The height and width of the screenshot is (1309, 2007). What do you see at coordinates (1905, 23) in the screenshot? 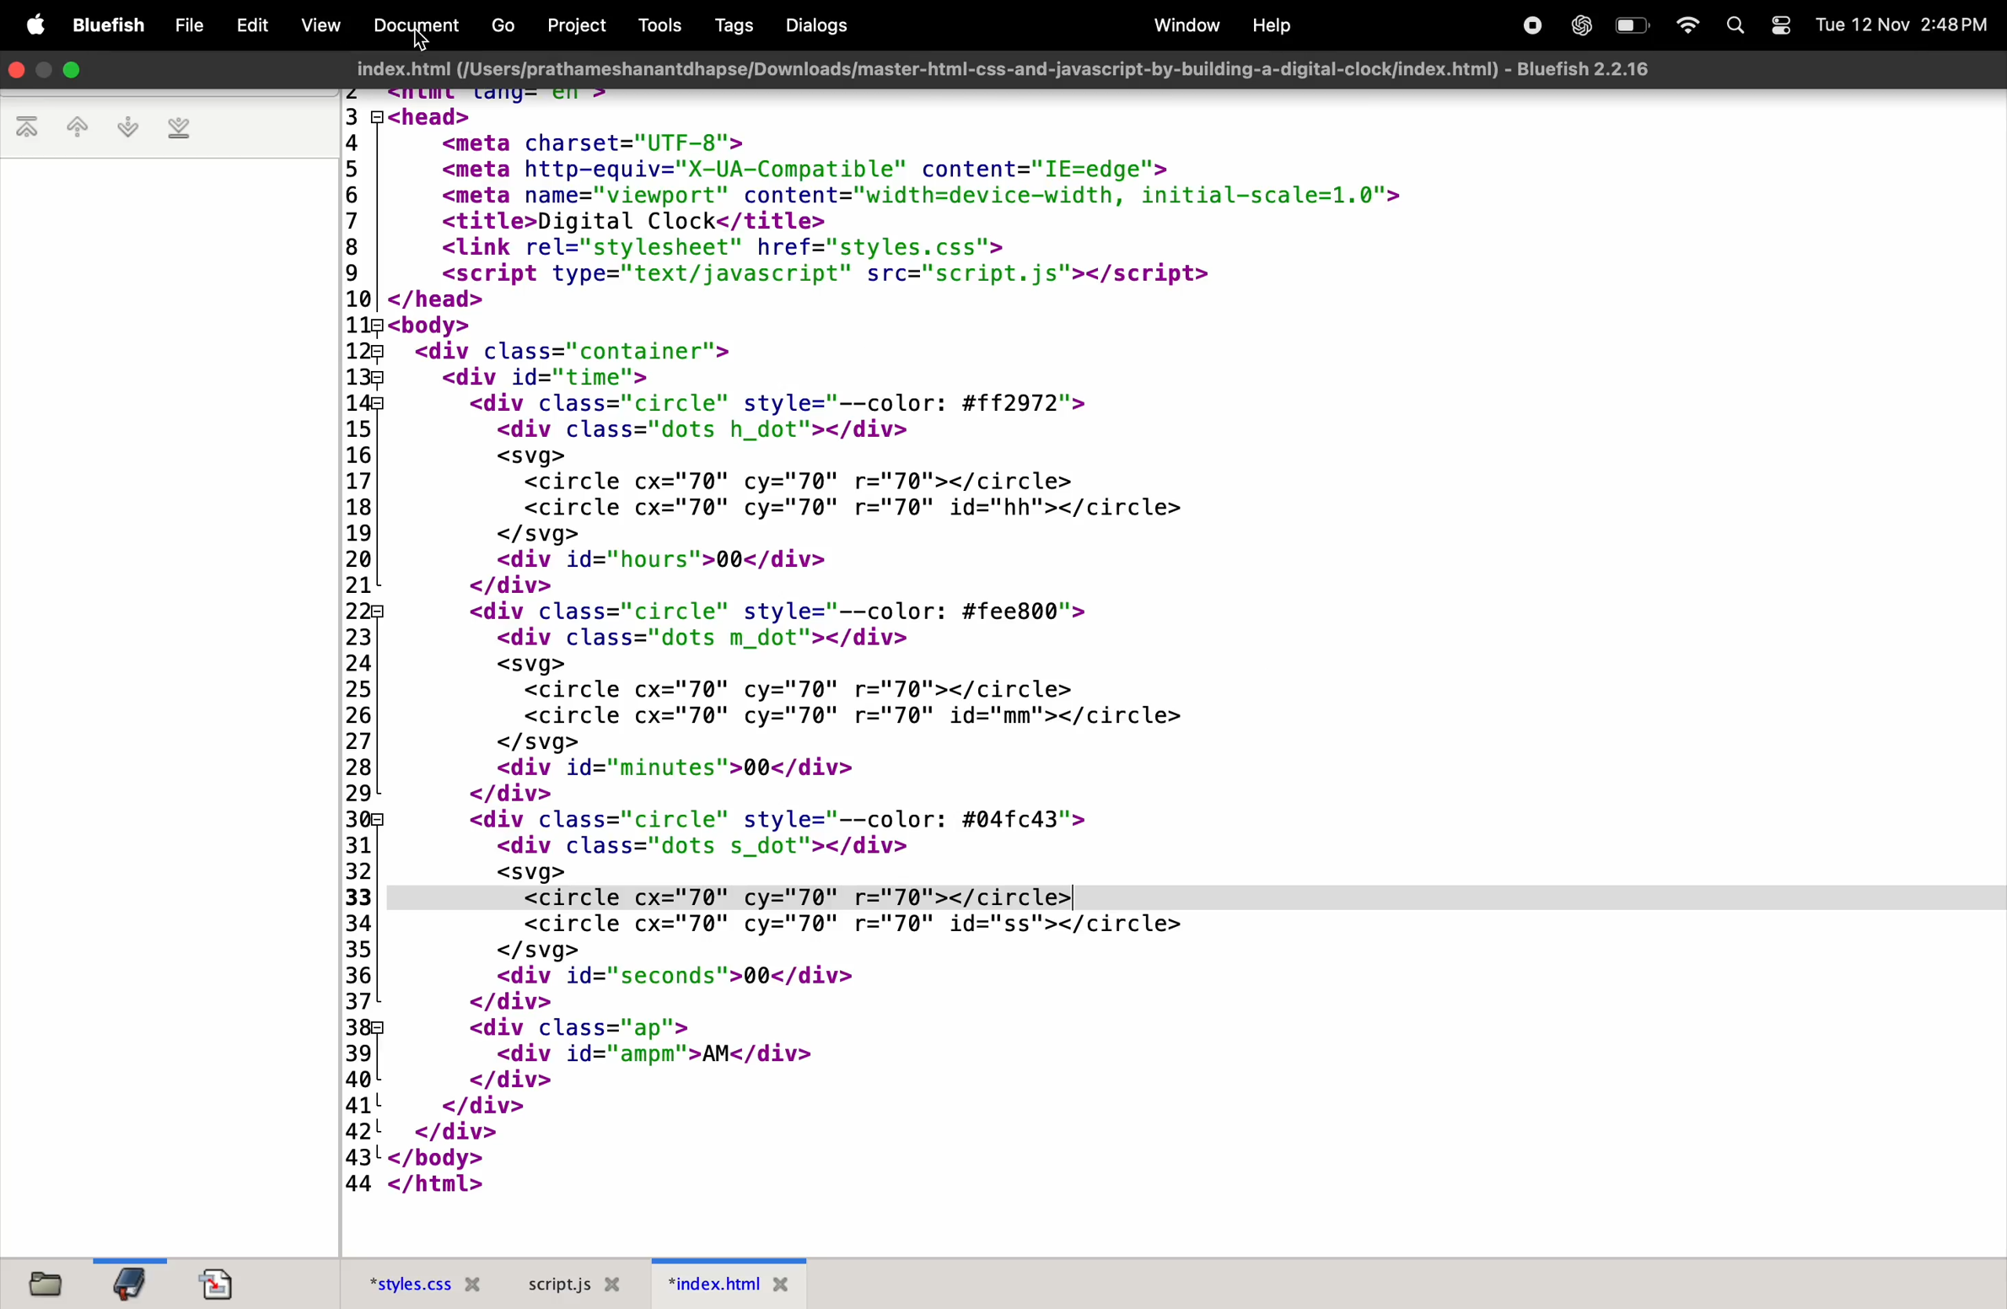
I see `date and time` at bounding box center [1905, 23].